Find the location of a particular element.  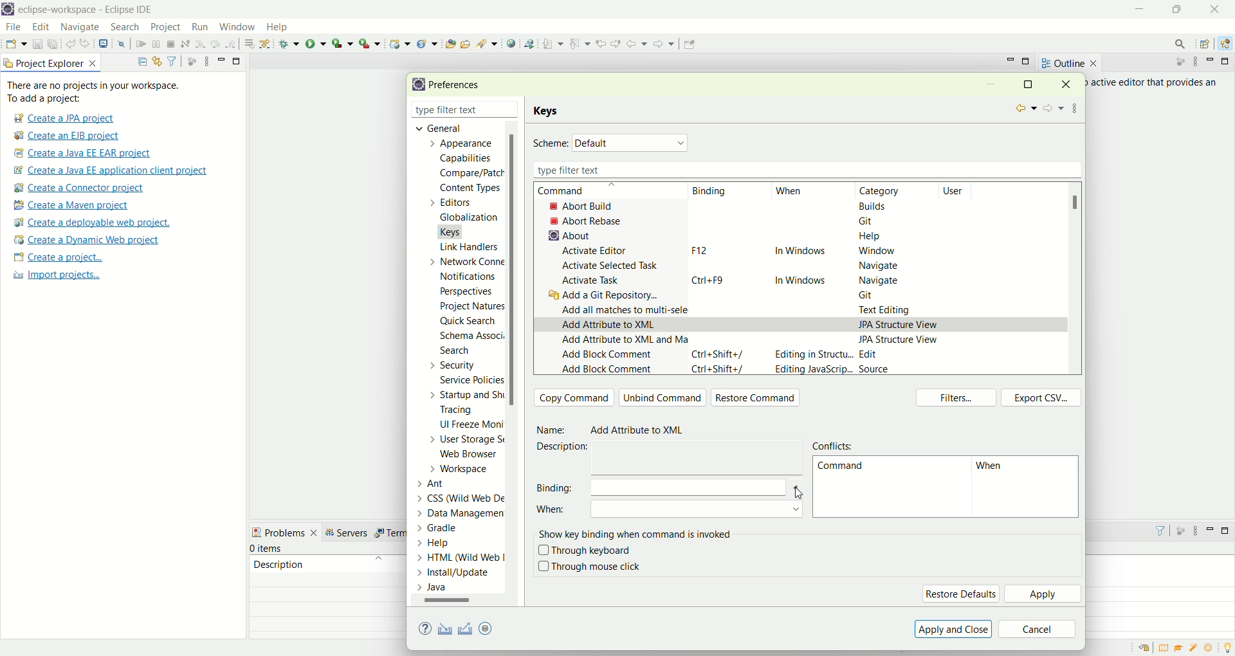

close is located at coordinates (514, 111).